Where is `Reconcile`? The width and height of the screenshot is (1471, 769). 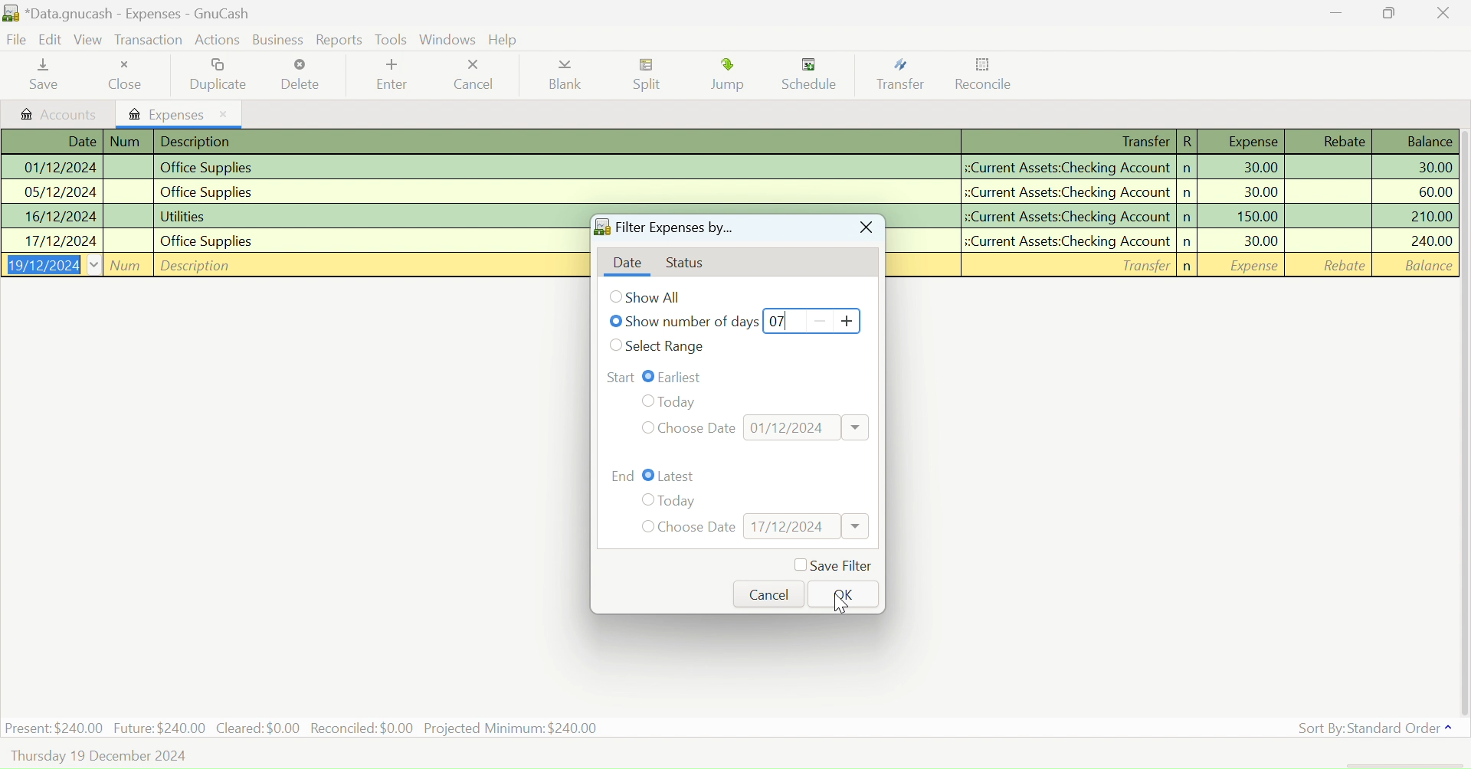
Reconcile is located at coordinates (984, 77).